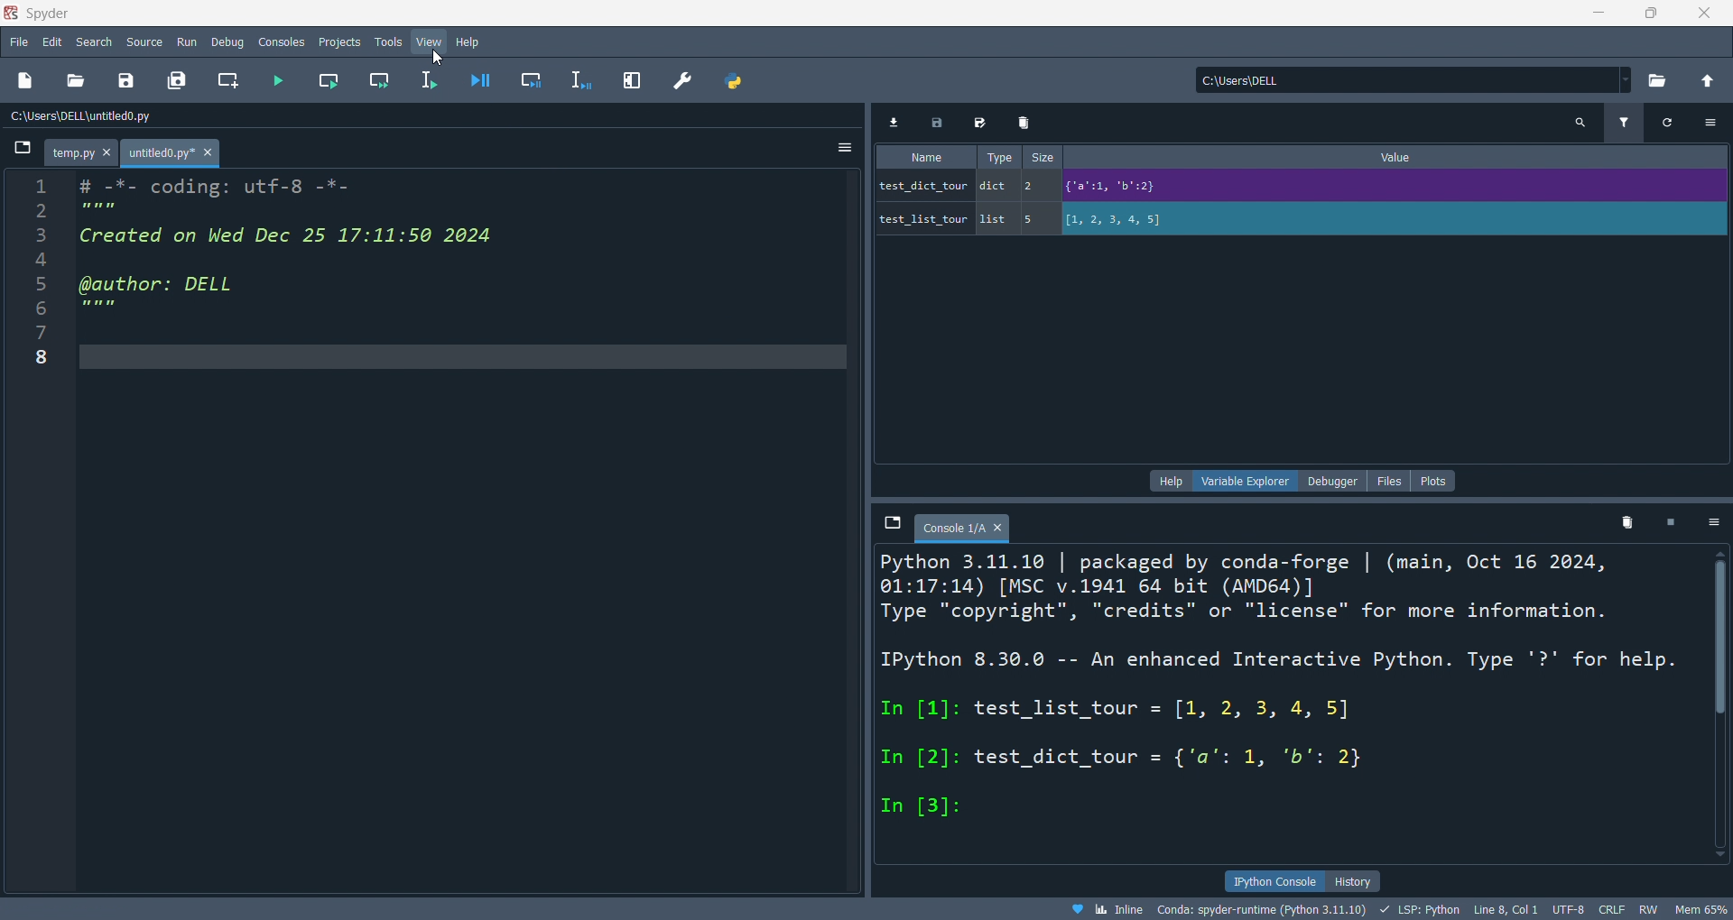 The image size is (1733, 920). I want to click on close, so click(1711, 14).